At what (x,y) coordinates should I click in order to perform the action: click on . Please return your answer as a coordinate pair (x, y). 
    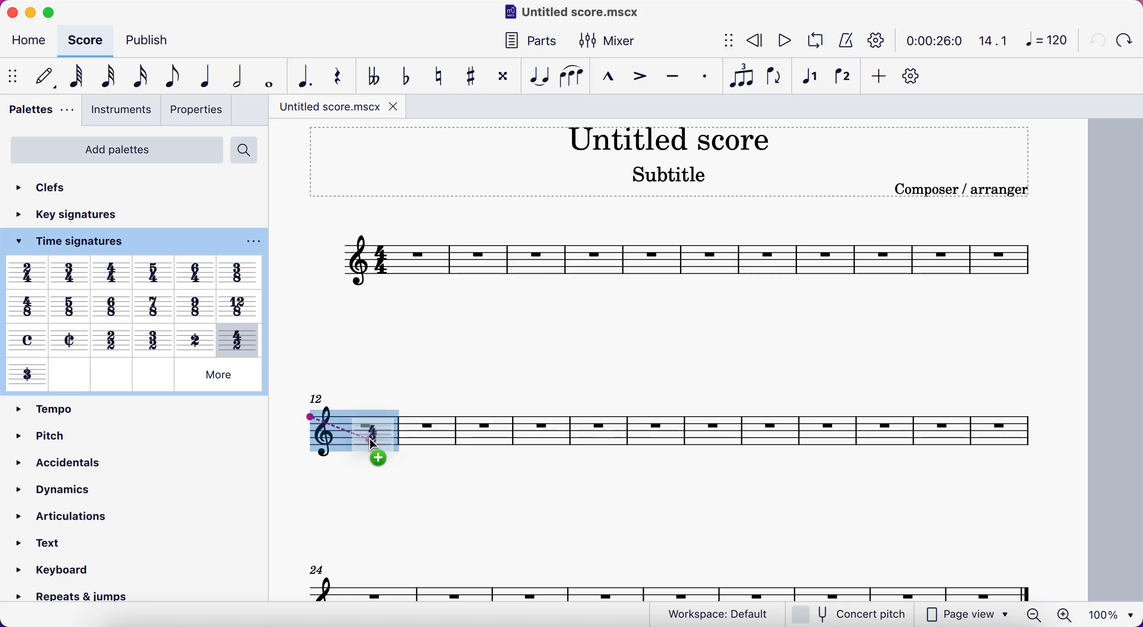
    Looking at the image, I should click on (70, 305).